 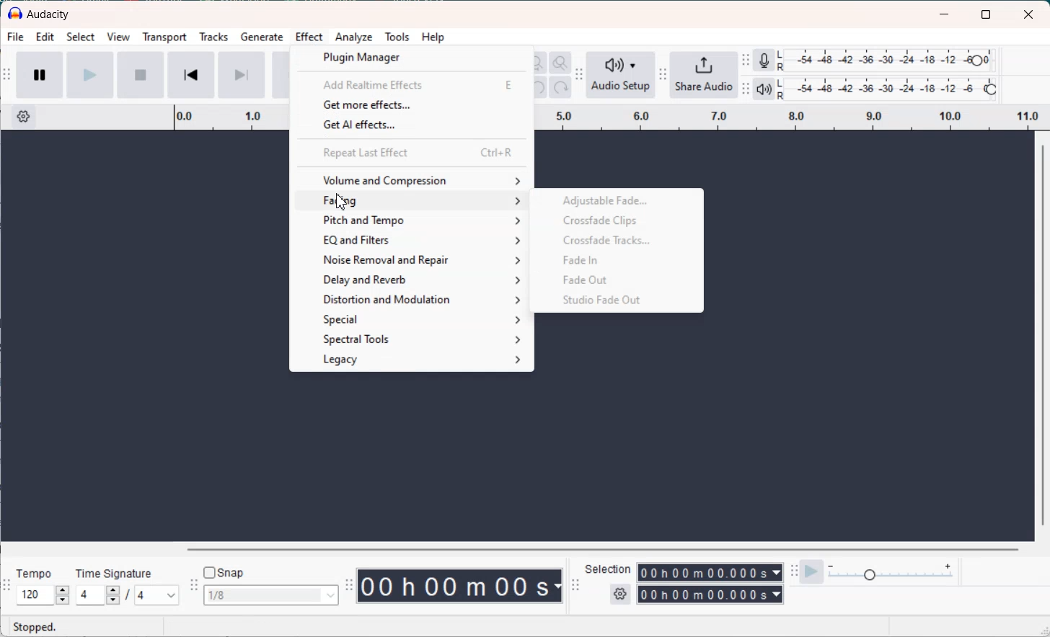 What do you see at coordinates (118, 38) in the screenshot?
I see `View` at bounding box center [118, 38].